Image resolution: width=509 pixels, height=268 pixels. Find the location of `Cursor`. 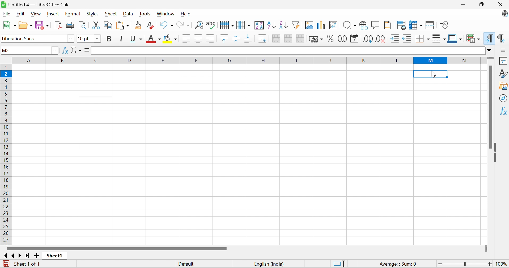

Cursor is located at coordinates (433, 74).